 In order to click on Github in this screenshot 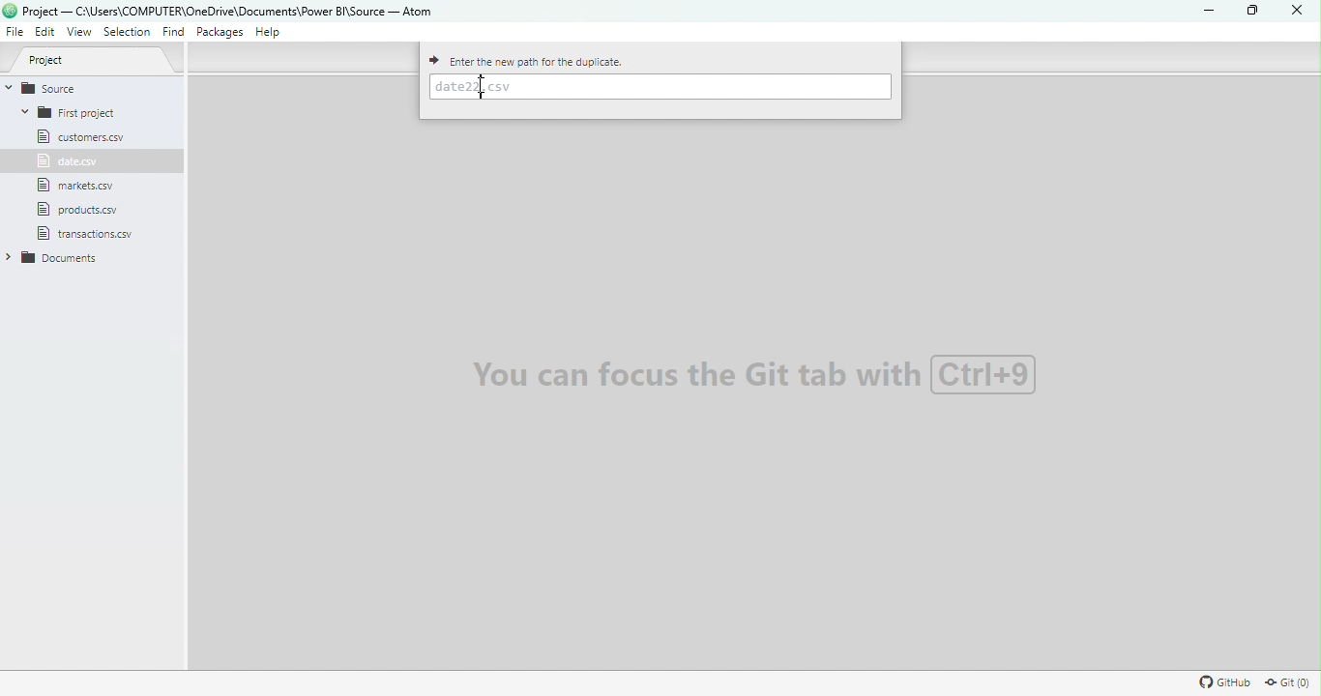, I will do `click(1221, 681)`.